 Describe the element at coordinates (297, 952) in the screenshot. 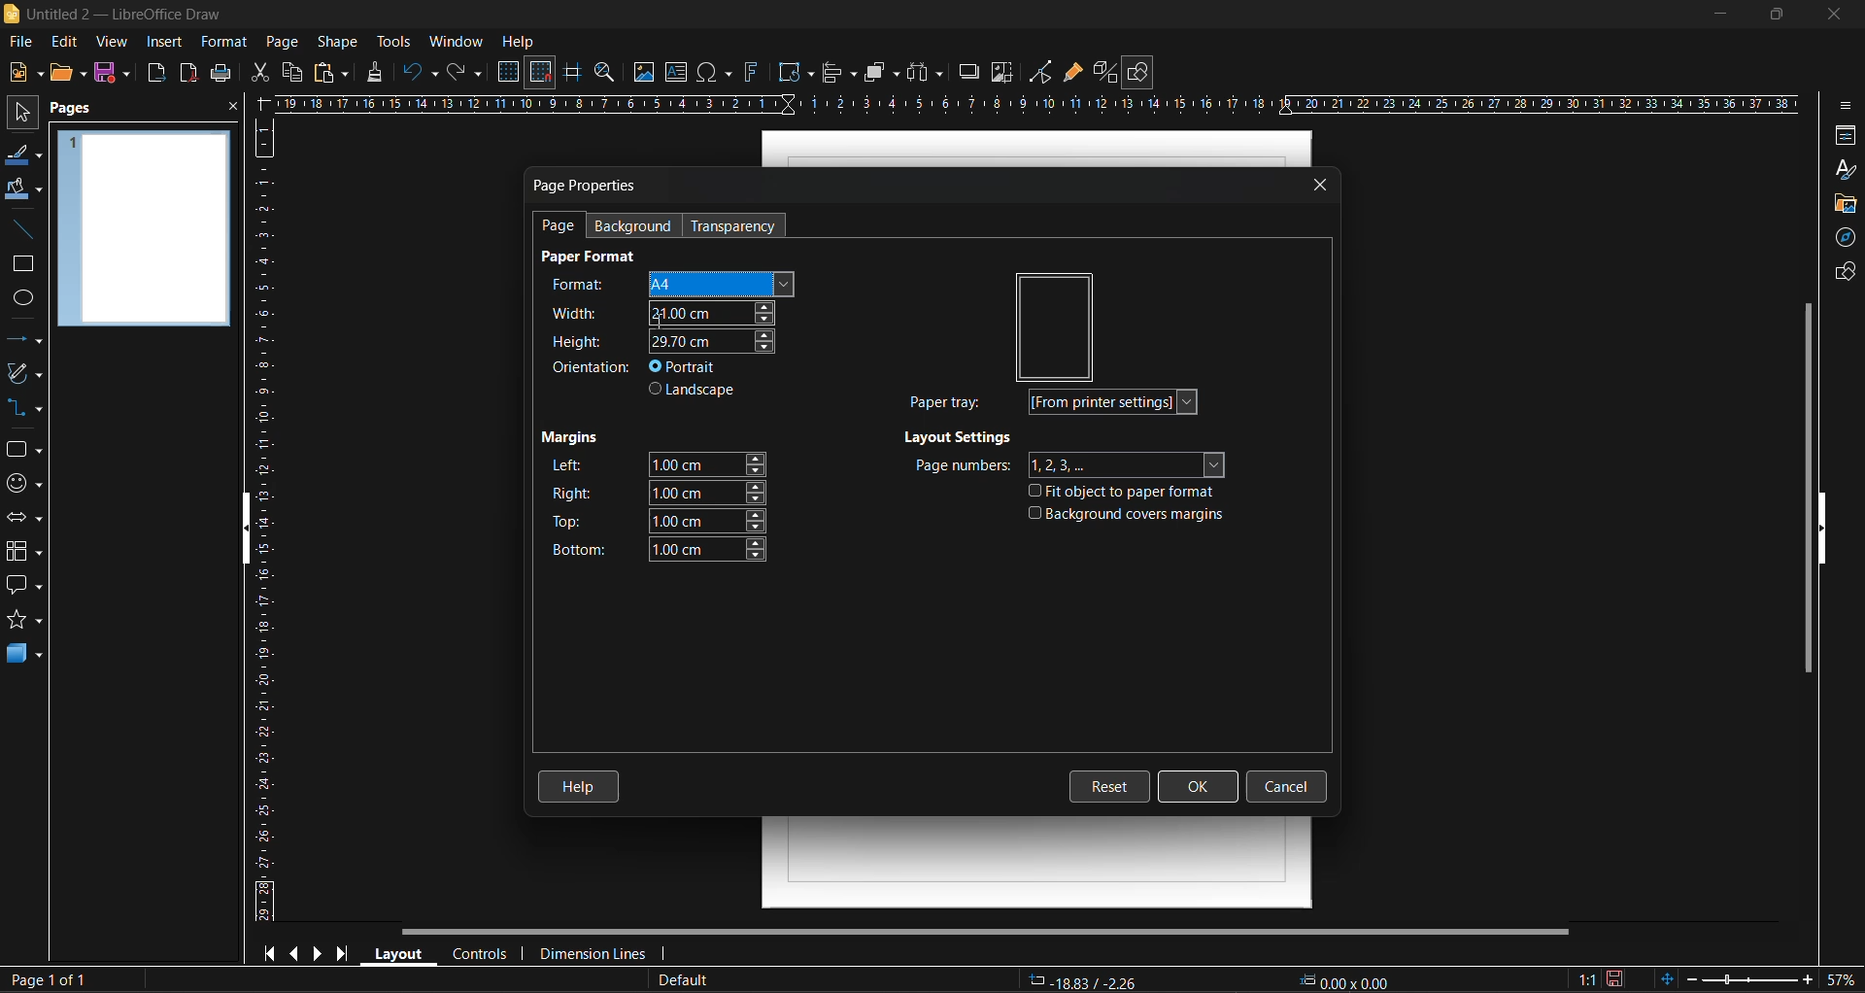

I see `previous` at that location.